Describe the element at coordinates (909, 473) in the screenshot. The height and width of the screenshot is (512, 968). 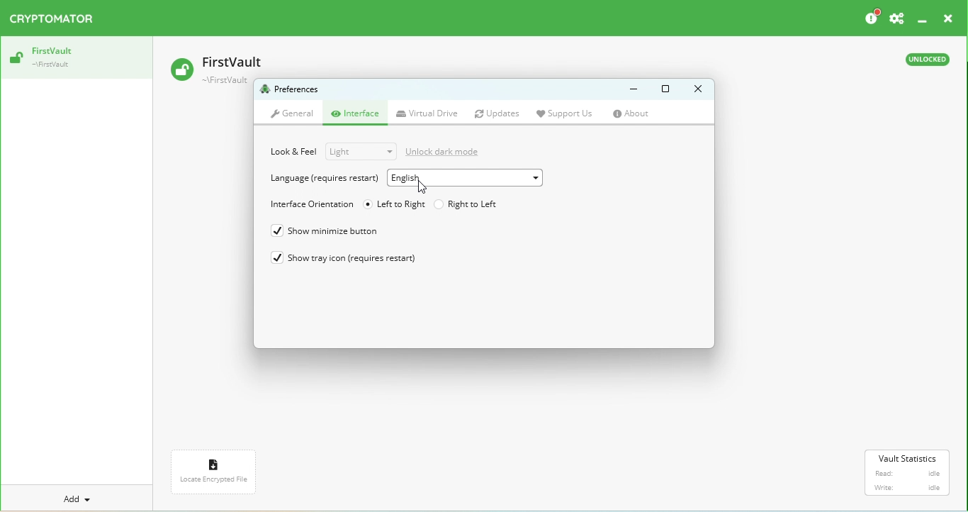
I see `Vault statistics` at that location.